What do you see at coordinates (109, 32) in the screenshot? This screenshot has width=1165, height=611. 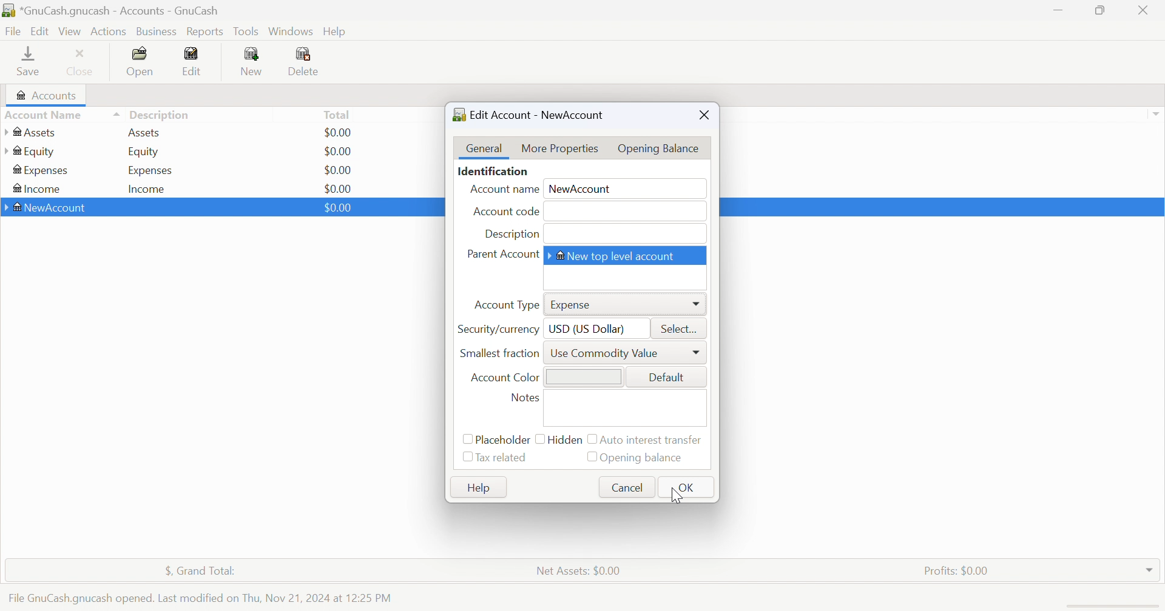 I see `Actions` at bounding box center [109, 32].